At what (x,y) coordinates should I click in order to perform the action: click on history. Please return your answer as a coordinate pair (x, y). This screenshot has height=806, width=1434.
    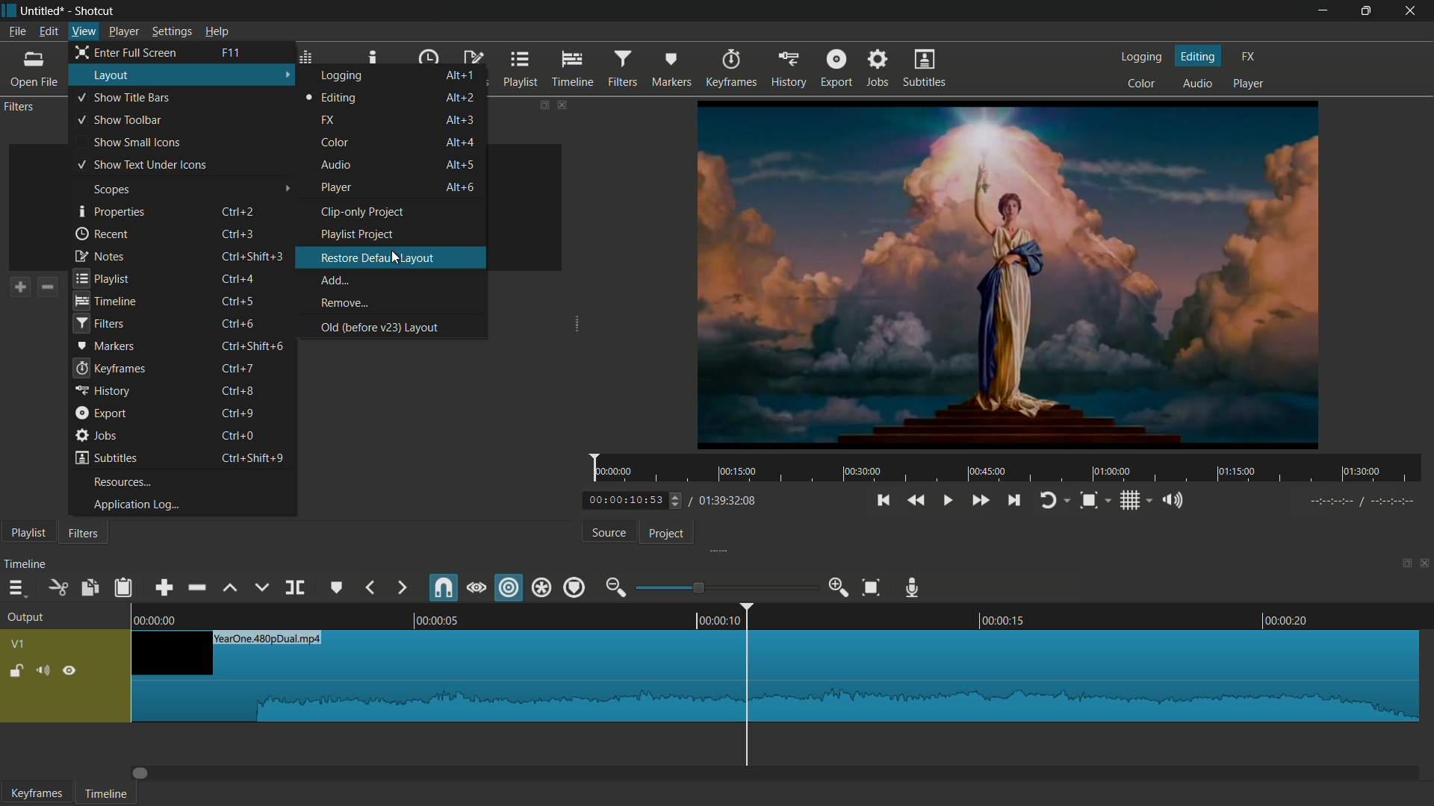
    Looking at the image, I should click on (790, 69).